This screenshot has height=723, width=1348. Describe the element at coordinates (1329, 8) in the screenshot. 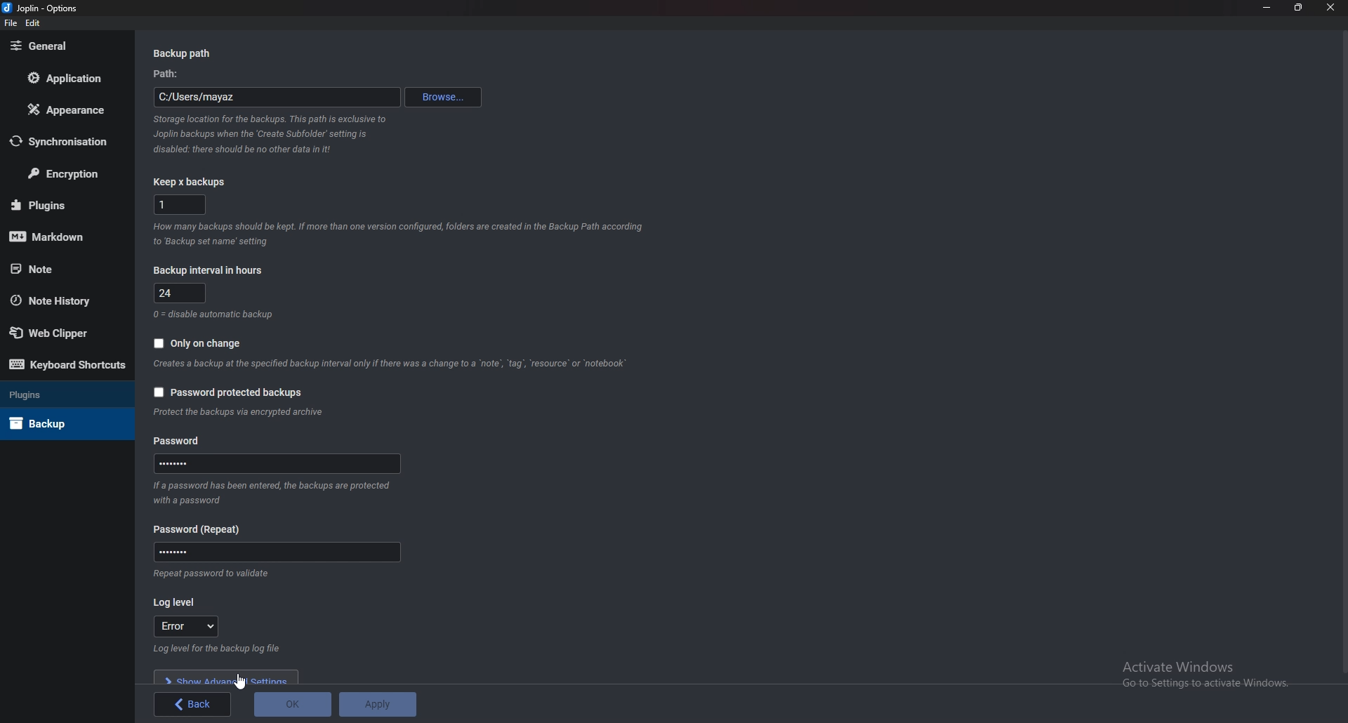

I see `close` at that location.